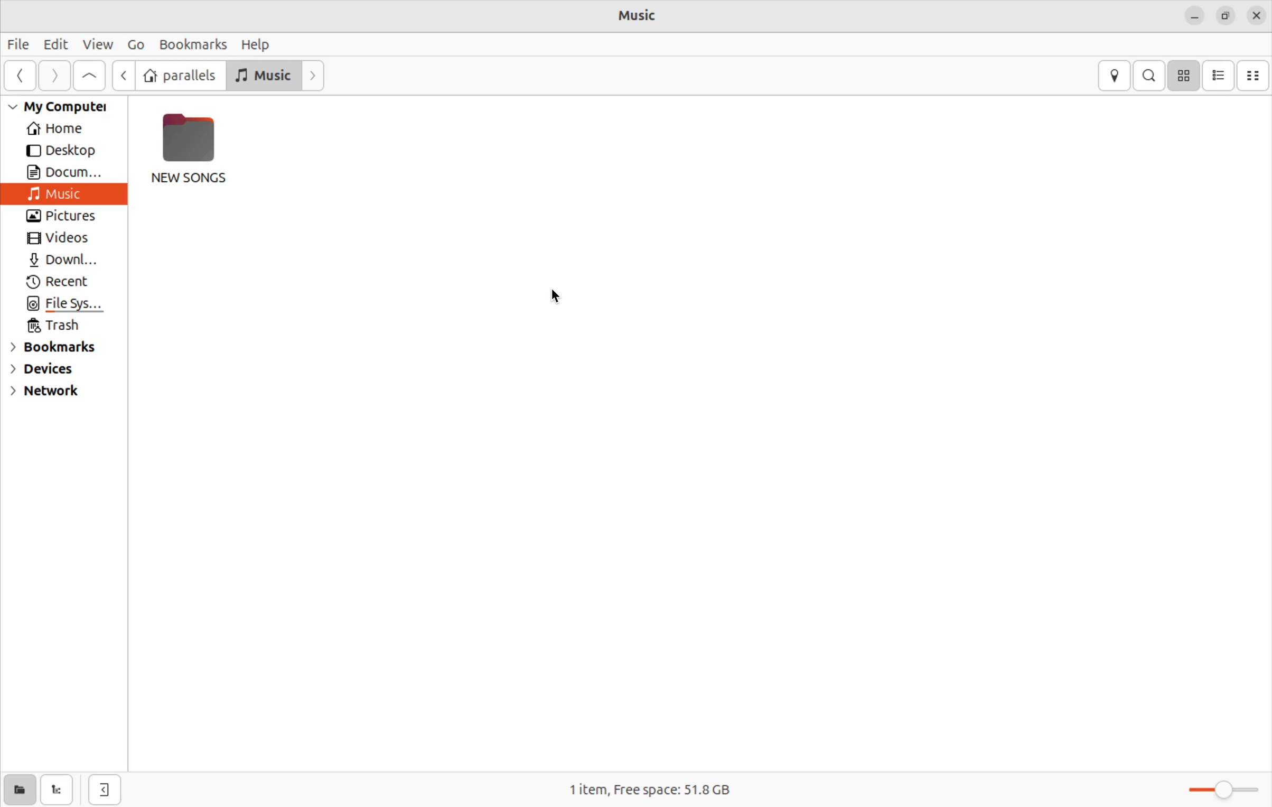  Describe the element at coordinates (22, 76) in the screenshot. I see `go back` at that location.